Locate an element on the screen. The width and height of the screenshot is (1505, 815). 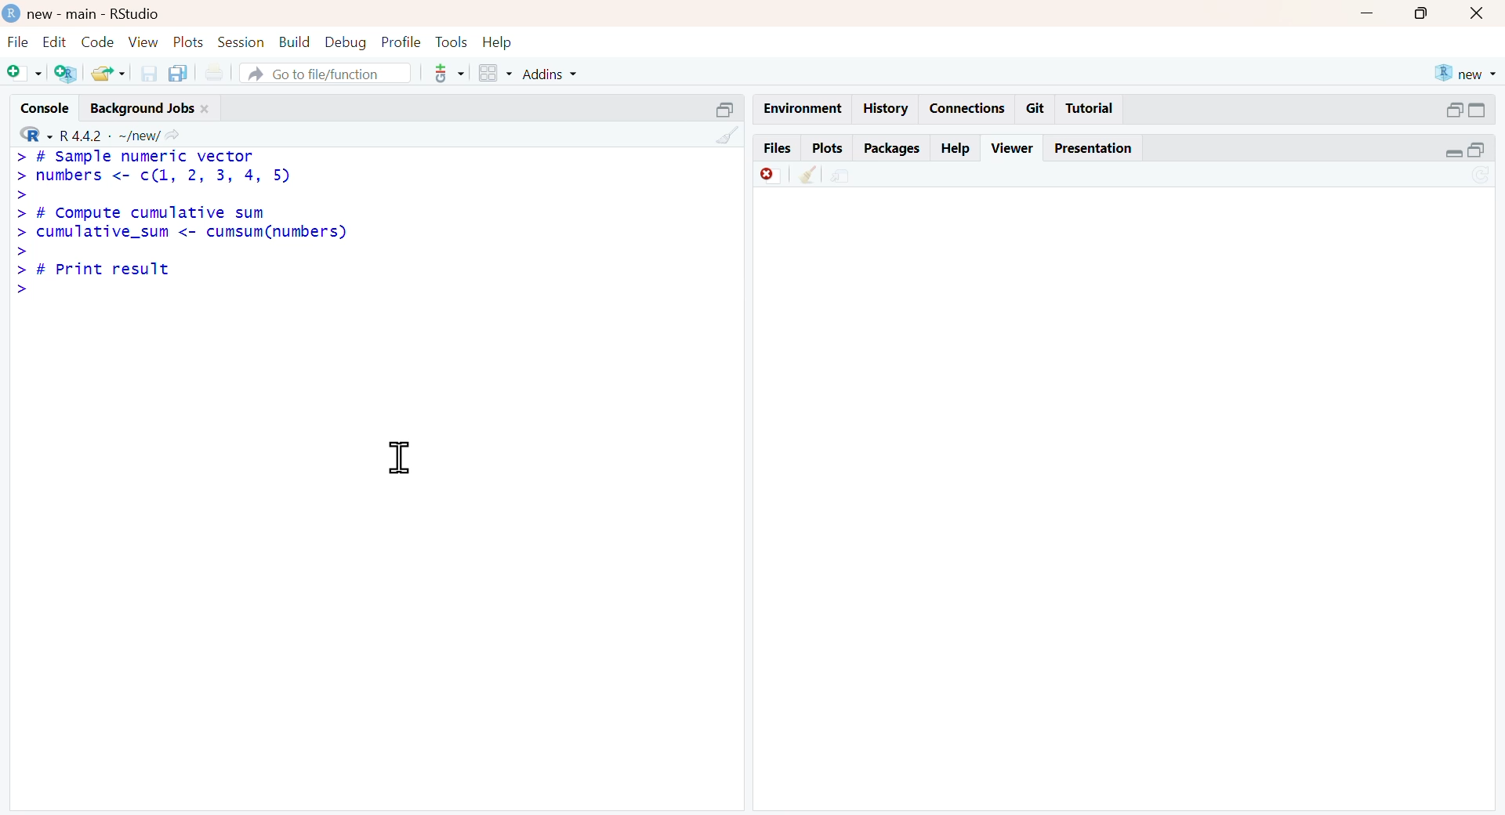
view is located at coordinates (144, 42).